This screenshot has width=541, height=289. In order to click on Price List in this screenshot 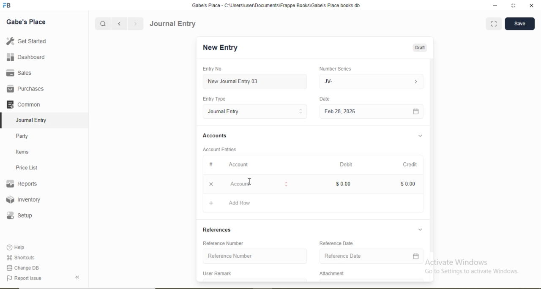, I will do `click(26, 168)`.